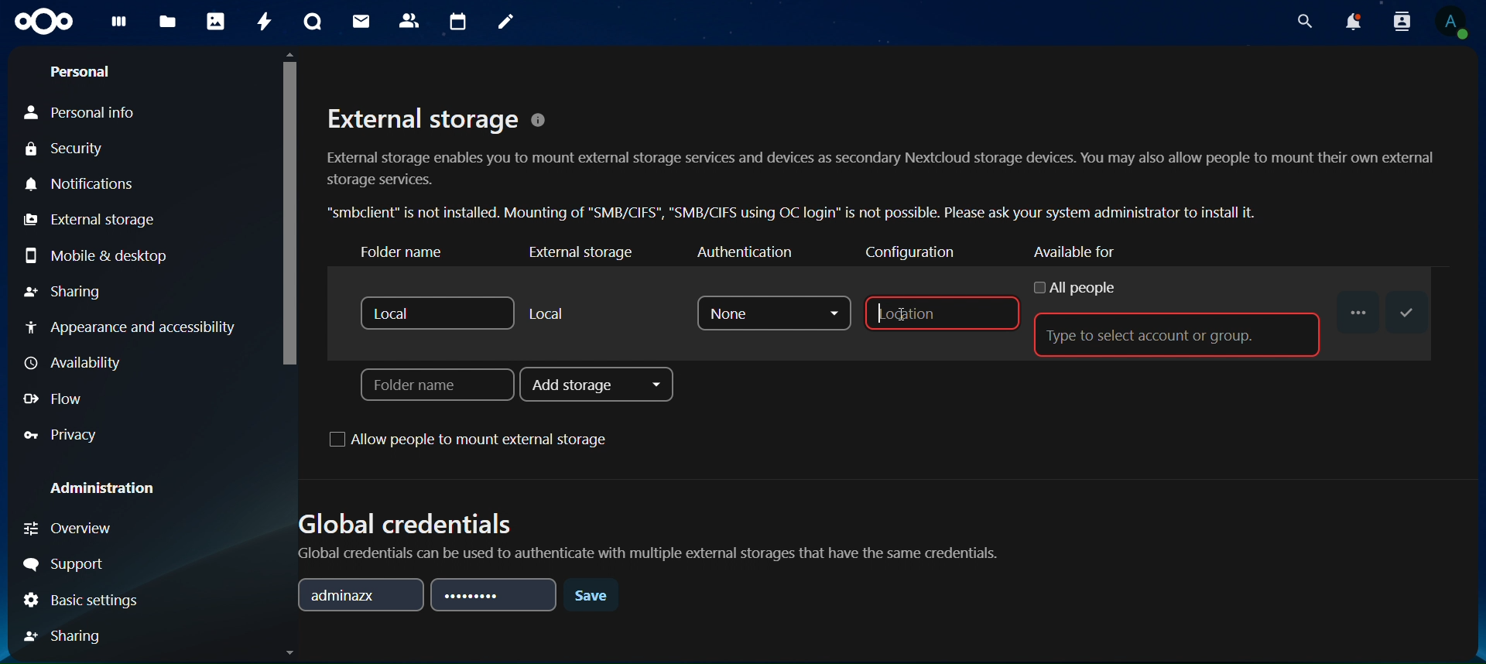 This screenshot has height=664, width=1486. I want to click on notifications, so click(80, 184).